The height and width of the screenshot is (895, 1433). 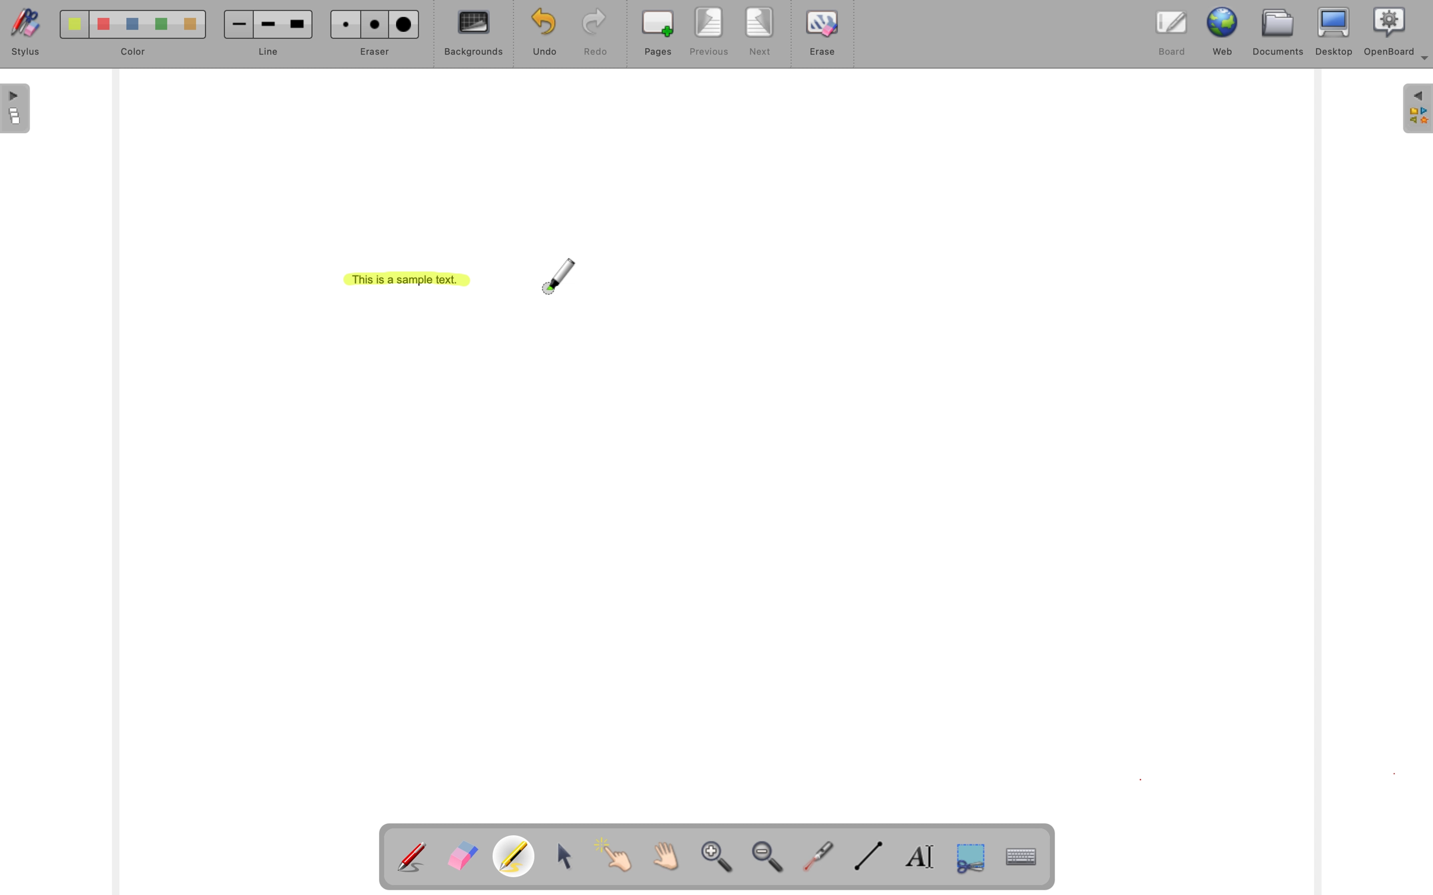 I want to click on backgrounds, so click(x=469, y=33).